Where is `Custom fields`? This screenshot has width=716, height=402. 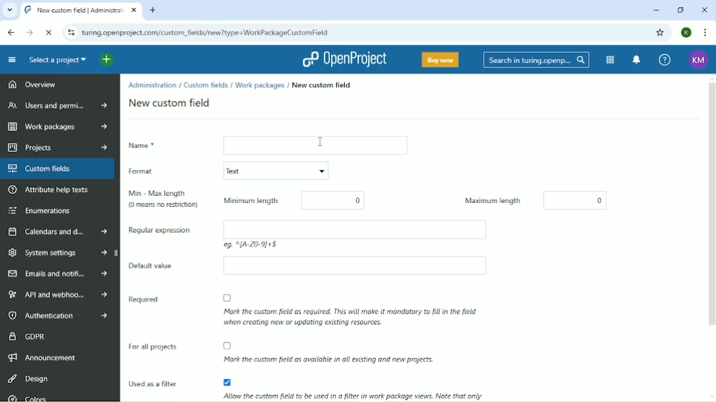
Custom fields is located at coordinates (206, 84).